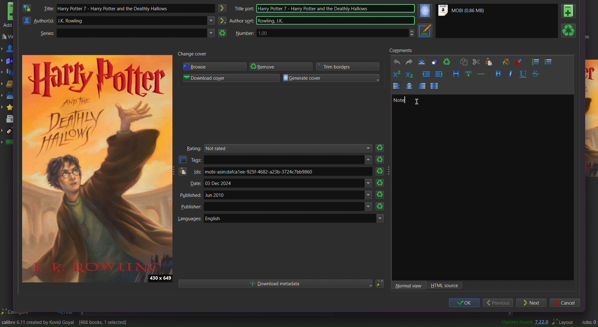  Describe the element at coordinates (275, 284) in the screenshot. I see `Download metadata` at that location.